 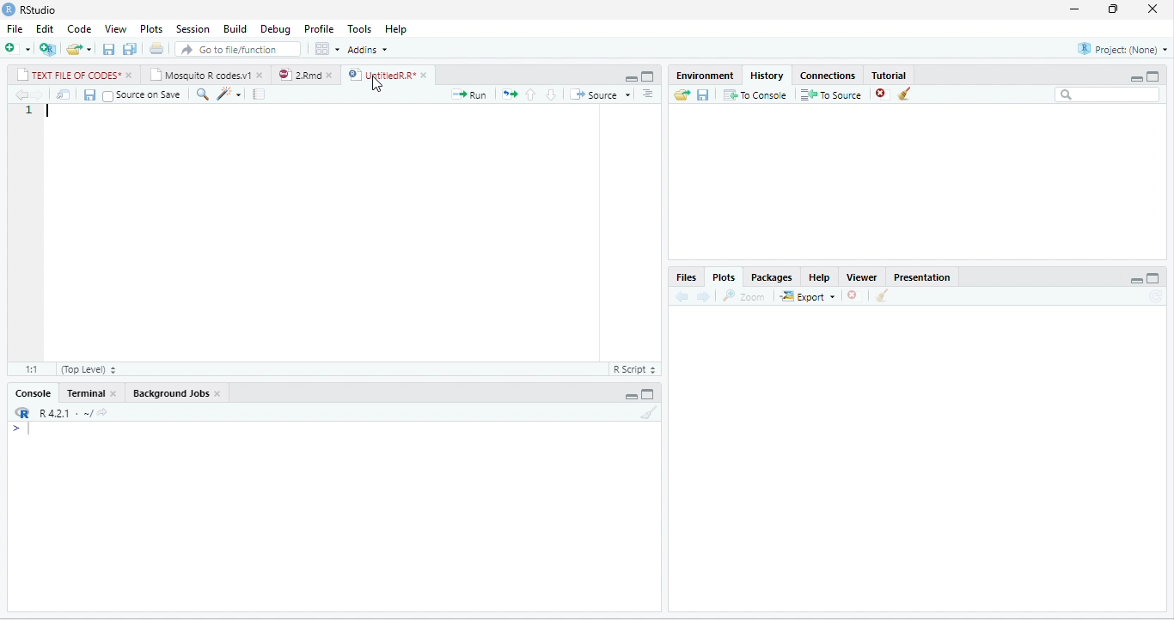 What do you see at coordinates (17, 50) in the screenshot?
I see `new file` at bounding box center [17, 50].